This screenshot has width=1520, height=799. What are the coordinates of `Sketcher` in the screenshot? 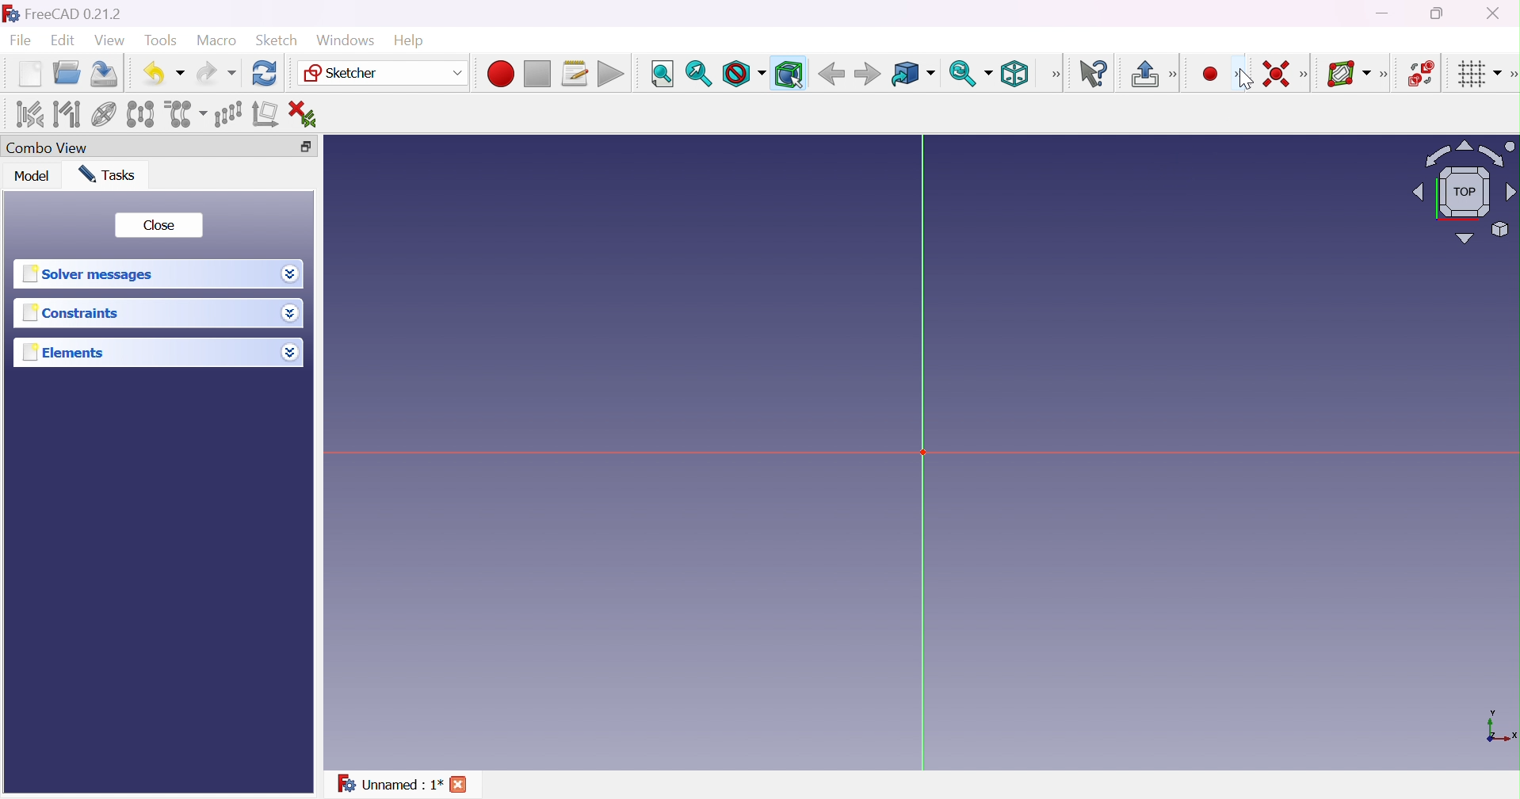 It's located at (384, 75).